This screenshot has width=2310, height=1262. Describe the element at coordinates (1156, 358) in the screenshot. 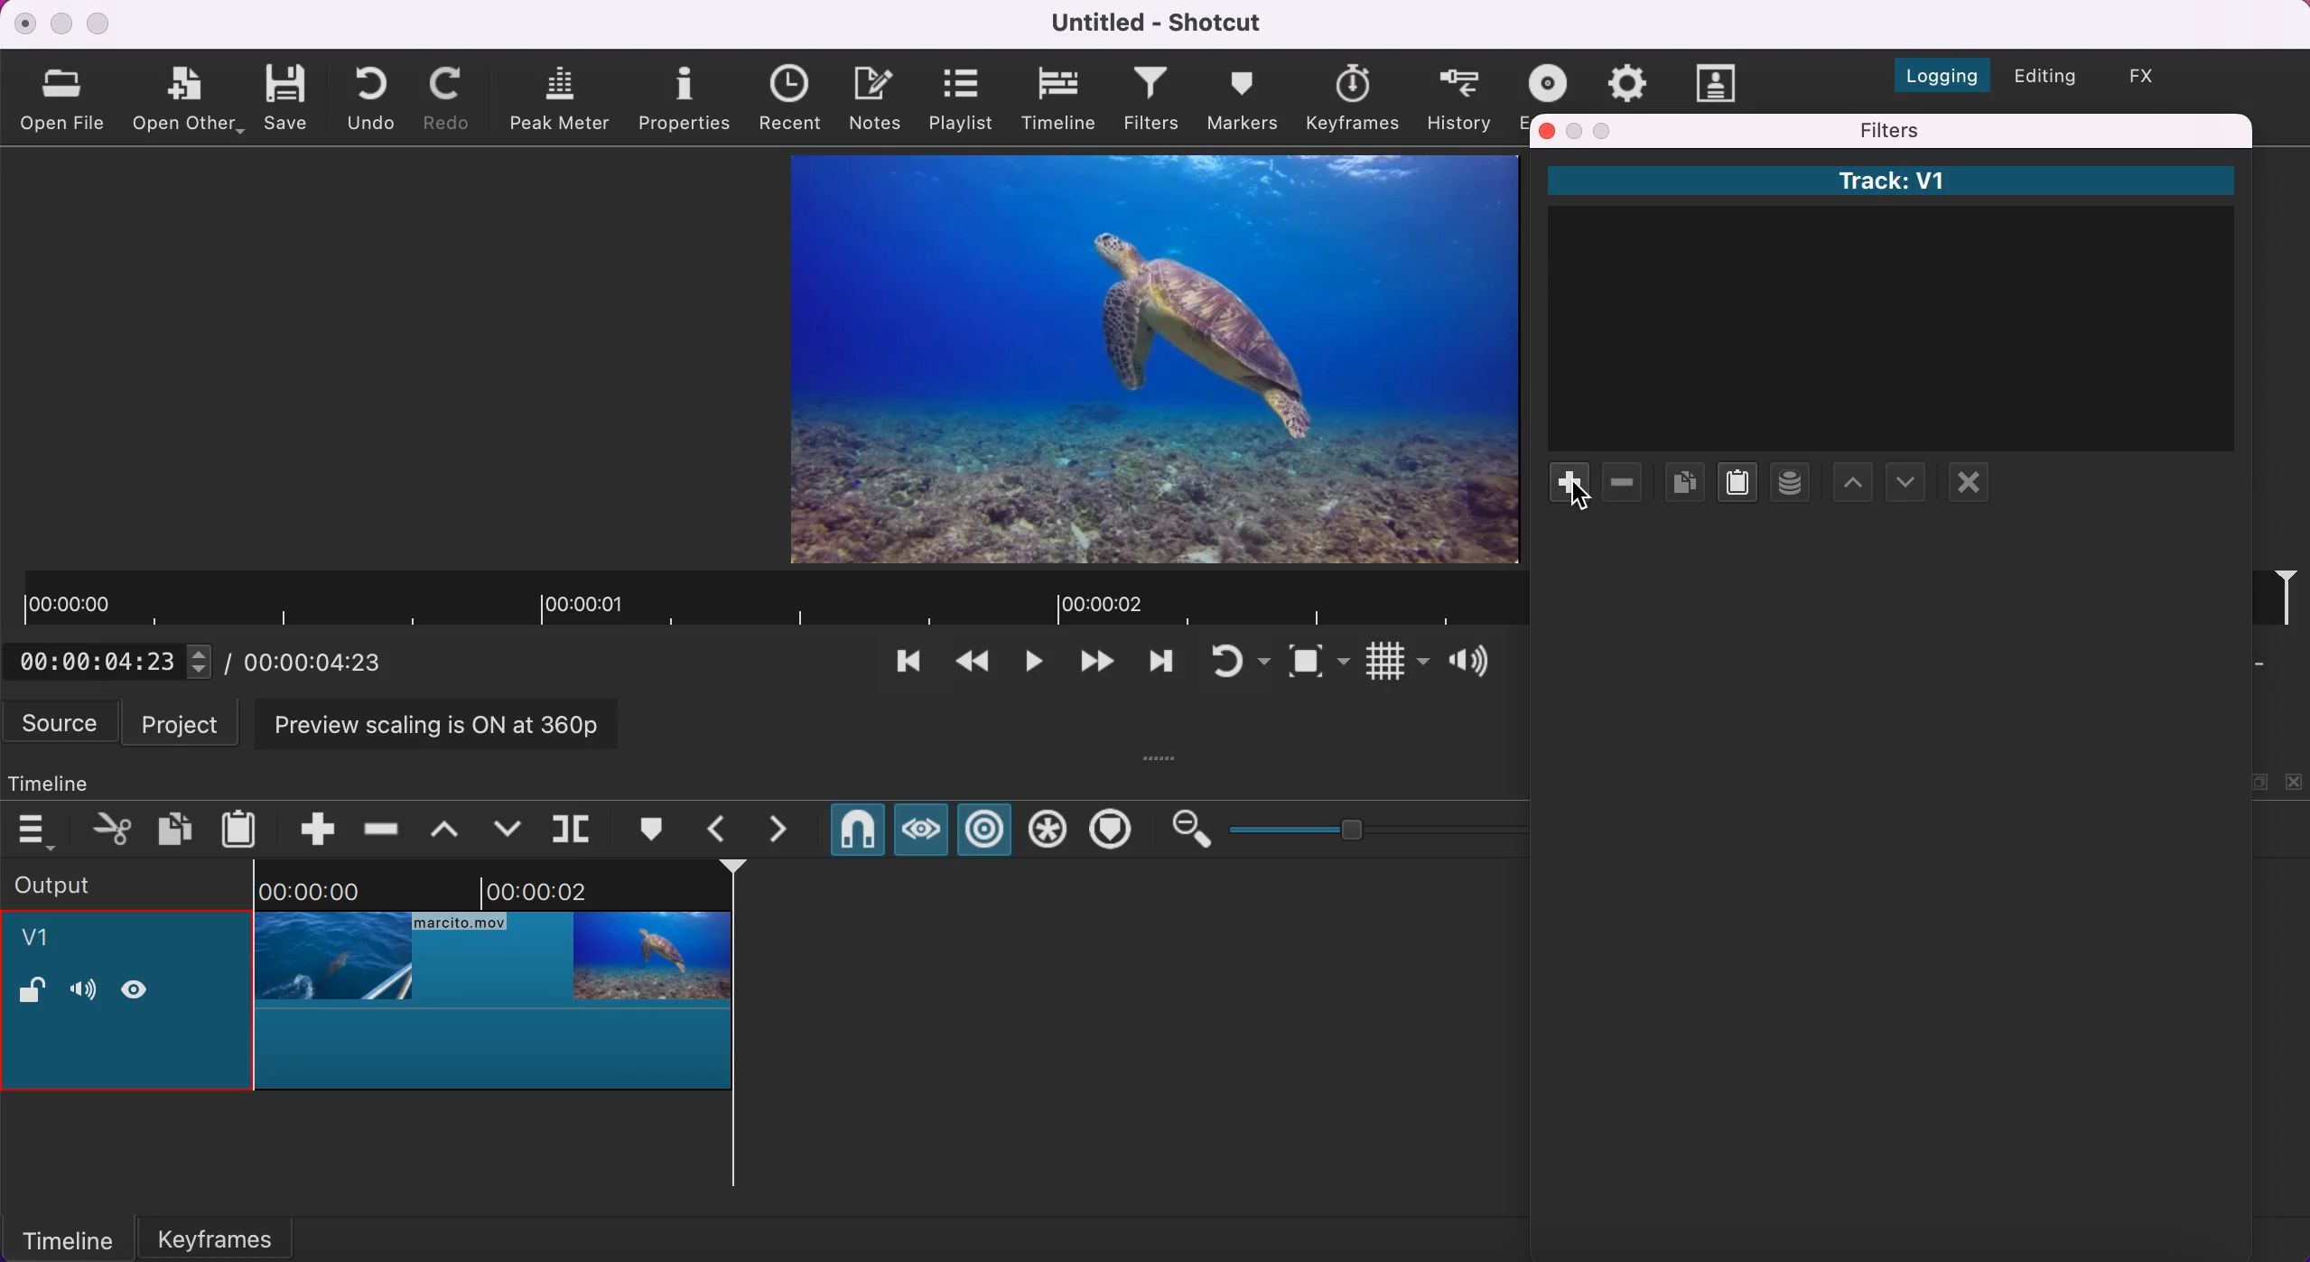

I see `clip` at that location.